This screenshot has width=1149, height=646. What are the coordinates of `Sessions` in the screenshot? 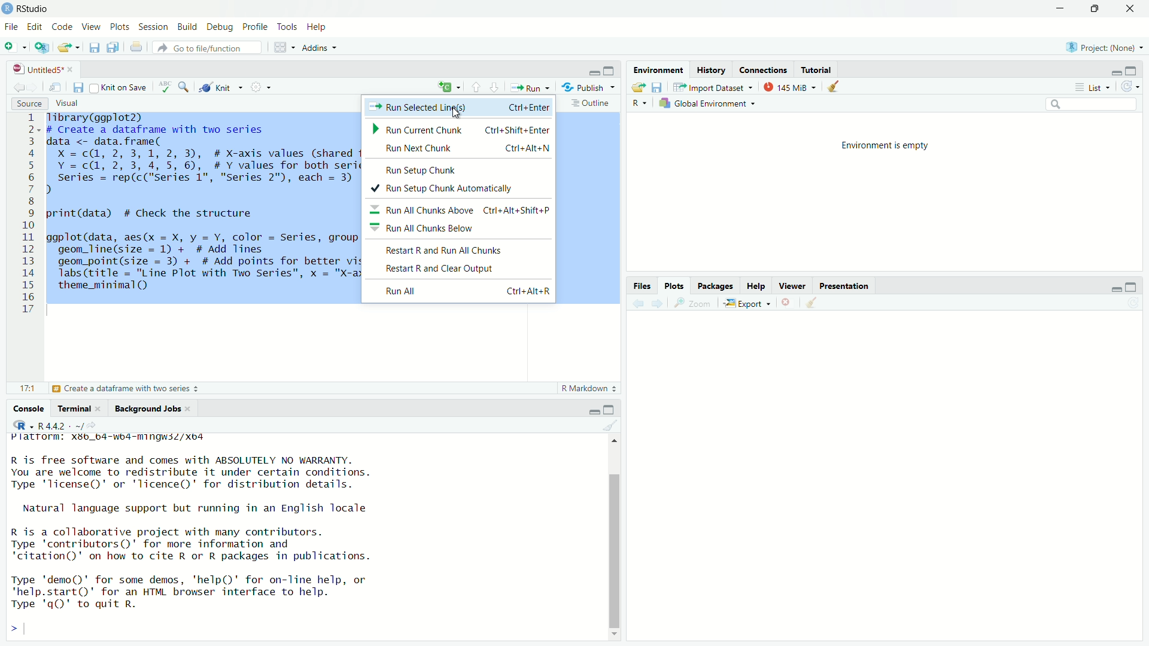 It's located at (153, 29).